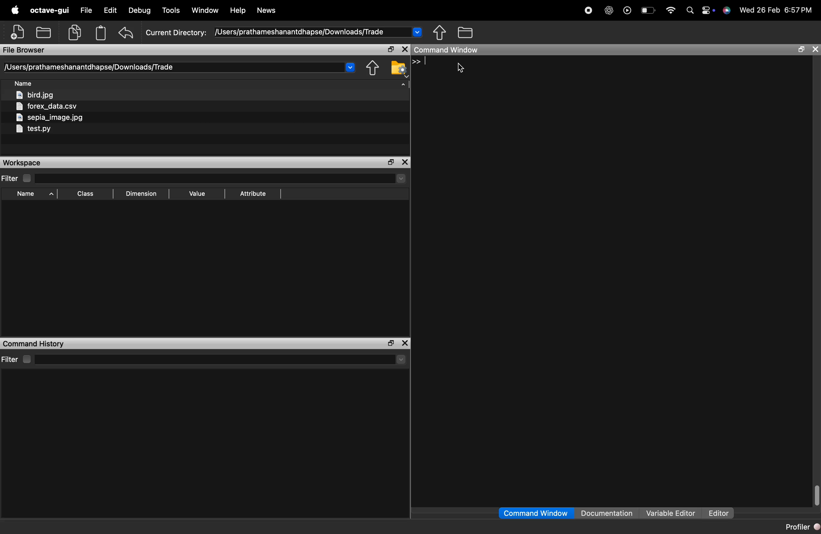 This screenshot has height=534, width=821. Describe the element at coordinates (268, 11) in the screenshot. I see `news` at that location.